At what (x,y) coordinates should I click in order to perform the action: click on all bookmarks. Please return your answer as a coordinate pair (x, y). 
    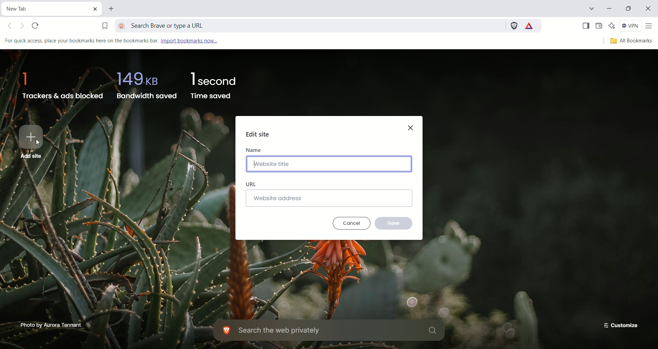
    Looking at the image, I should click on (630, 41).